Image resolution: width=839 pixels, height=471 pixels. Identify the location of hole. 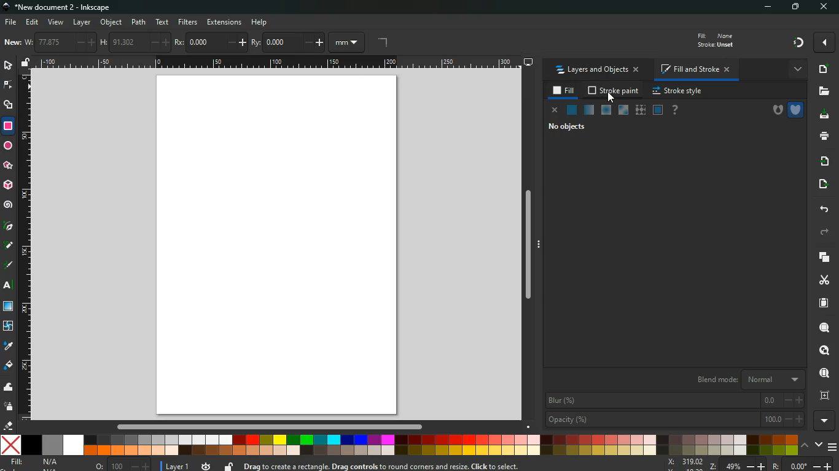
(773, 110).